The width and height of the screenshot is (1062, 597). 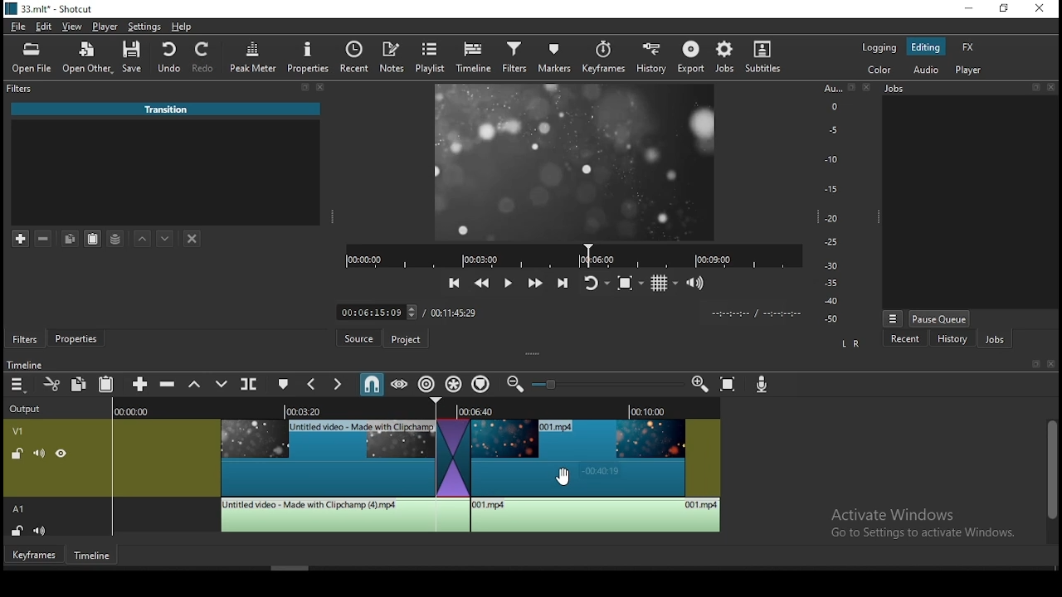 I want to click on (un)mute, so click(x=43, y=531).